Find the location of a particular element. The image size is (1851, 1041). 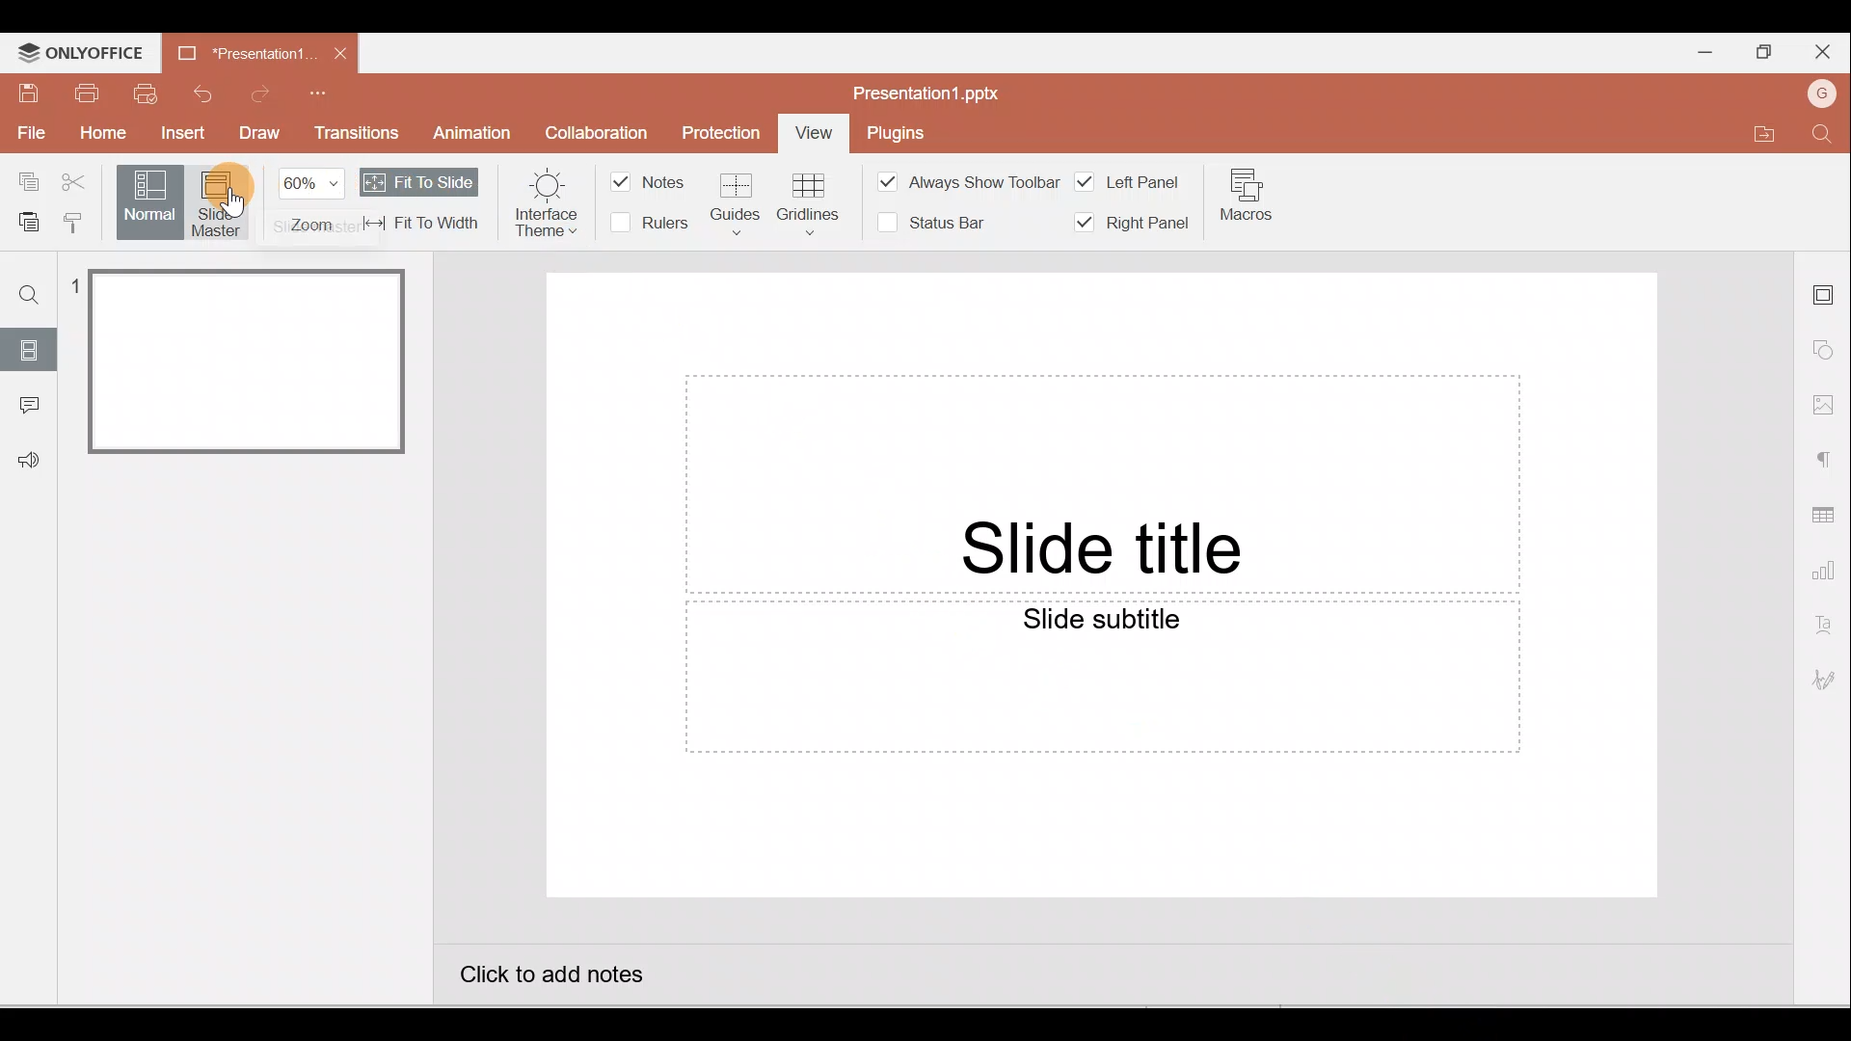

Close is located at coordinates (1827, 53).